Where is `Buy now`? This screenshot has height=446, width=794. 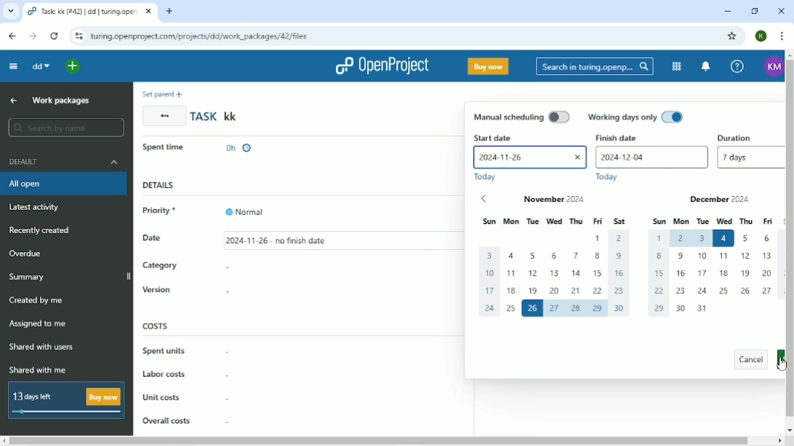 Buy now is located at coordinates (488, 66).